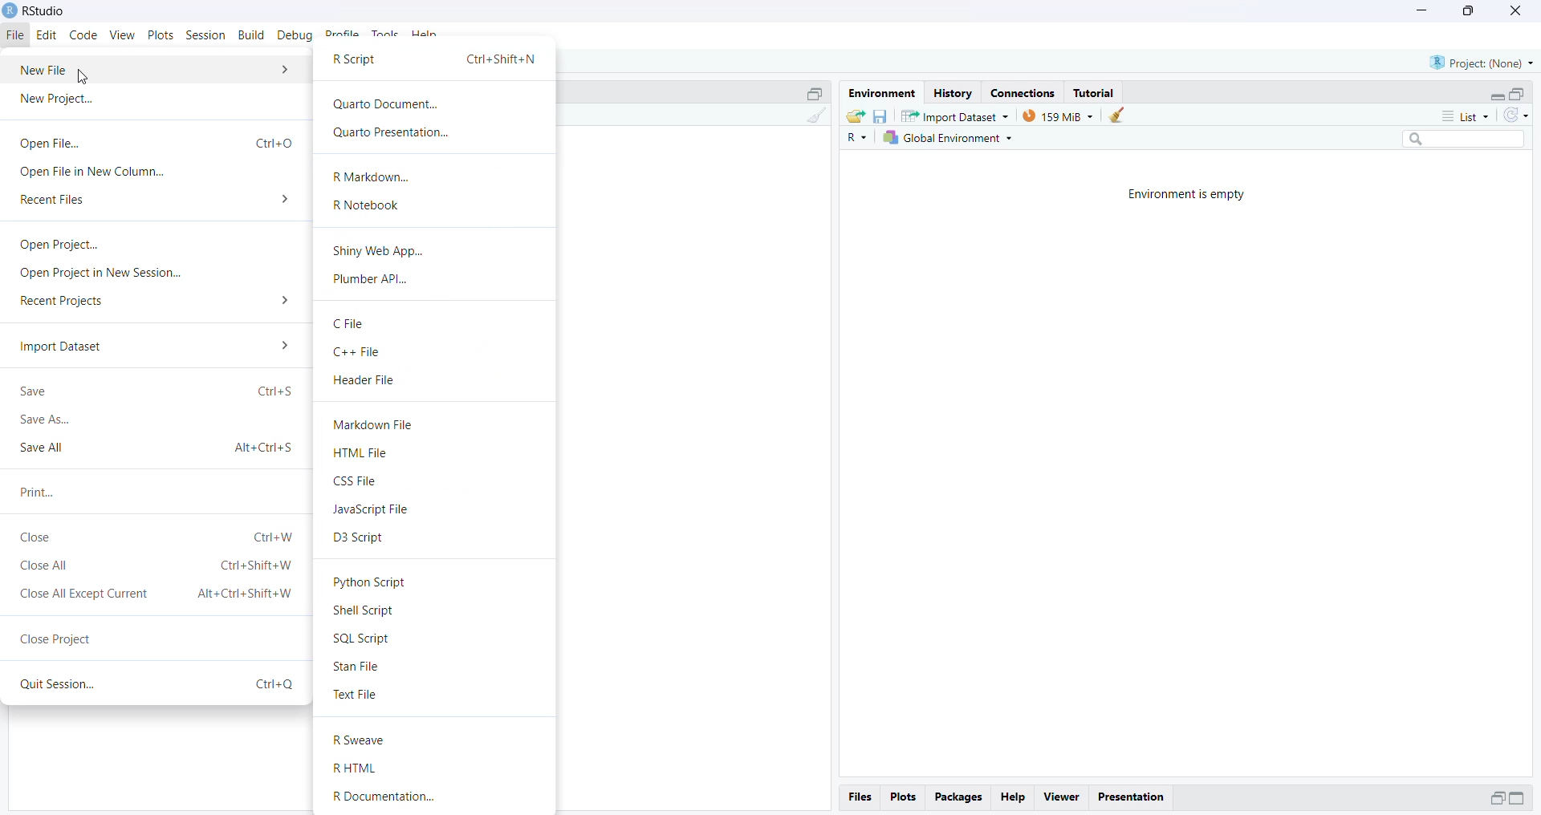 The image size is (1541, 815). I want to click on Close Project, so click(57, 636).